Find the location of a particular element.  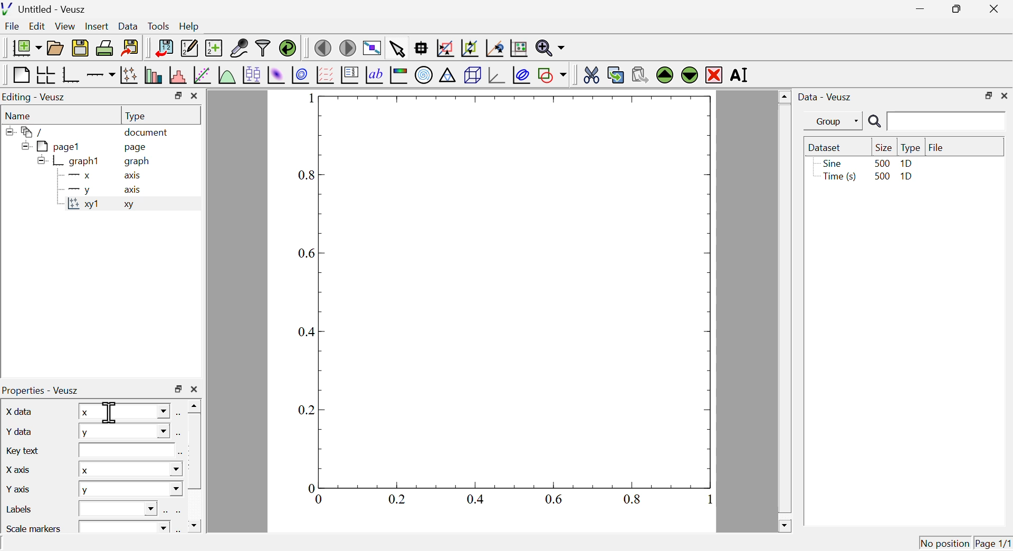

y is located at coordinates (77, 191).